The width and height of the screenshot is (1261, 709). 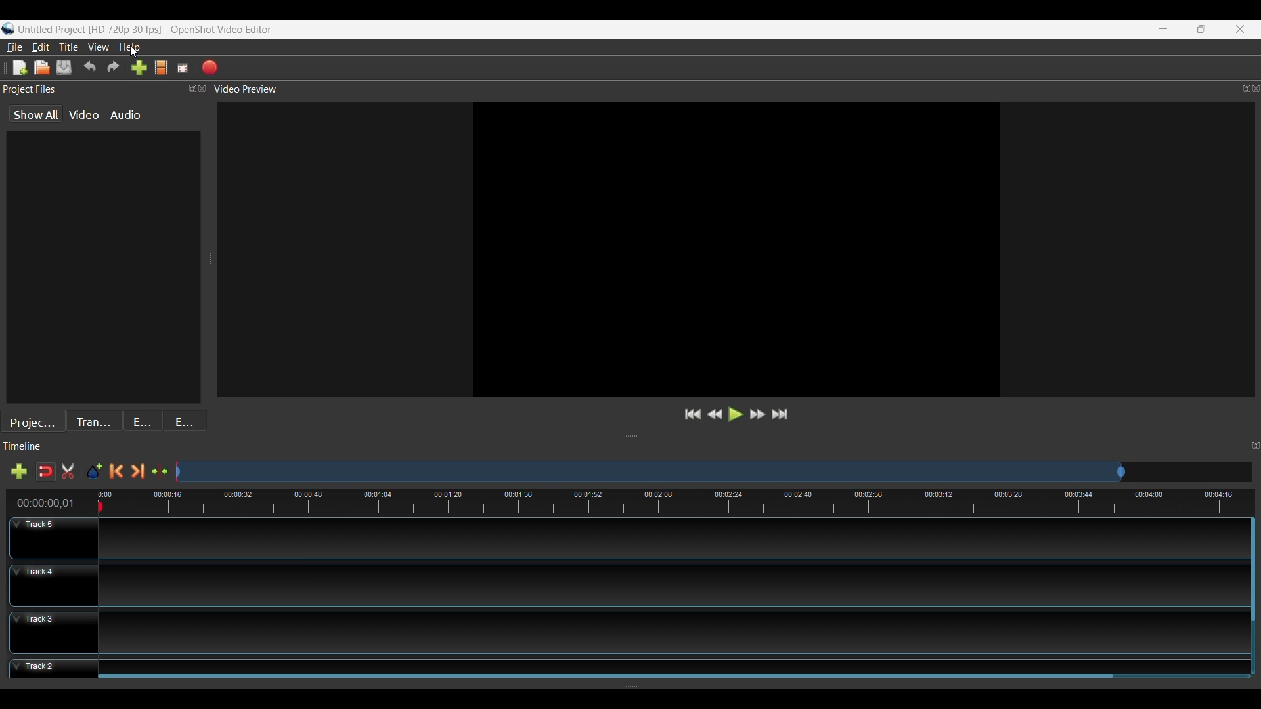 I want to click on Restore, so click(x=1201, y=30).